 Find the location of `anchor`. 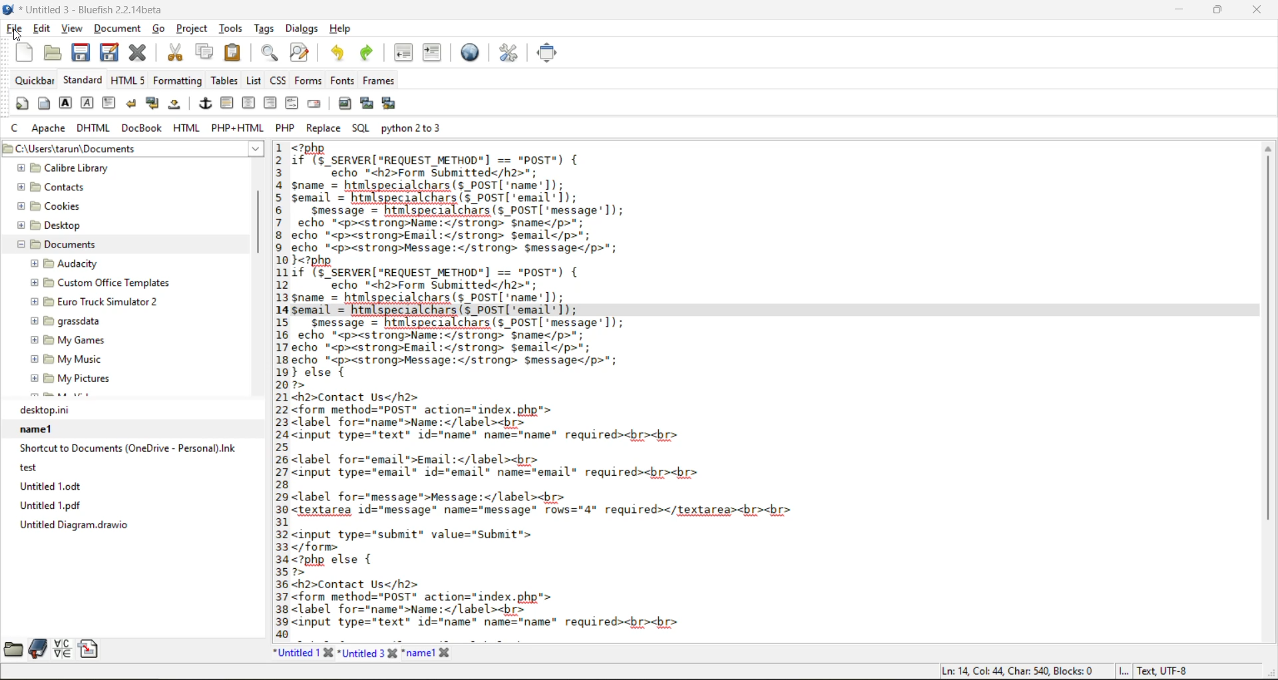

anchor is located at coordinates (206, 105).